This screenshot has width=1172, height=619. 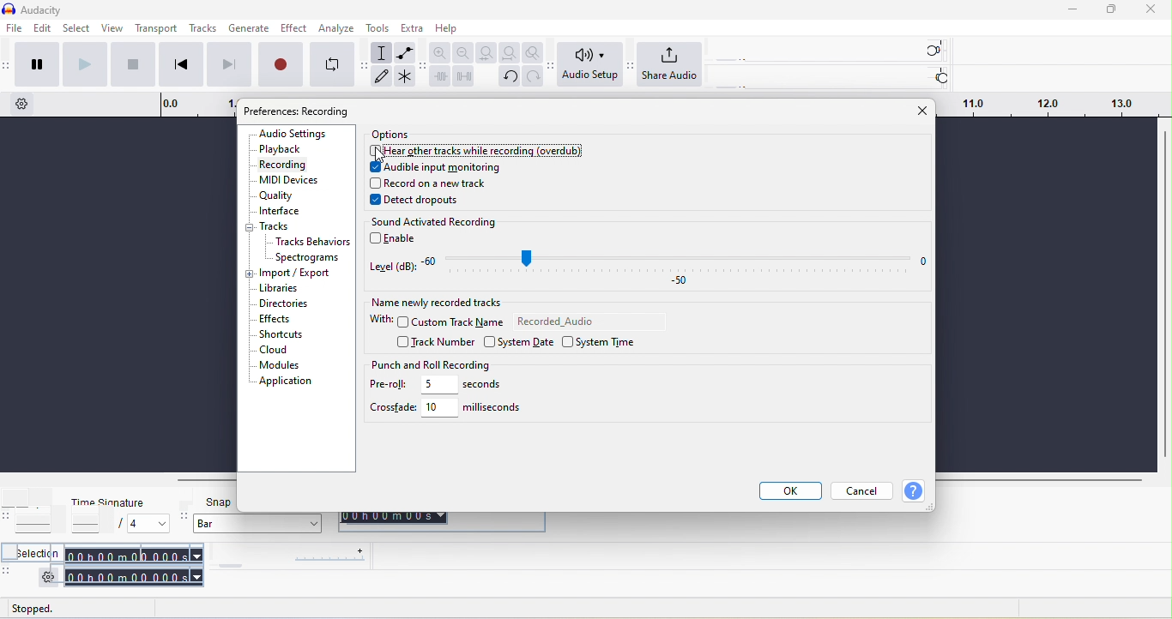 I want to click on pause, so click(x=39, y=64).